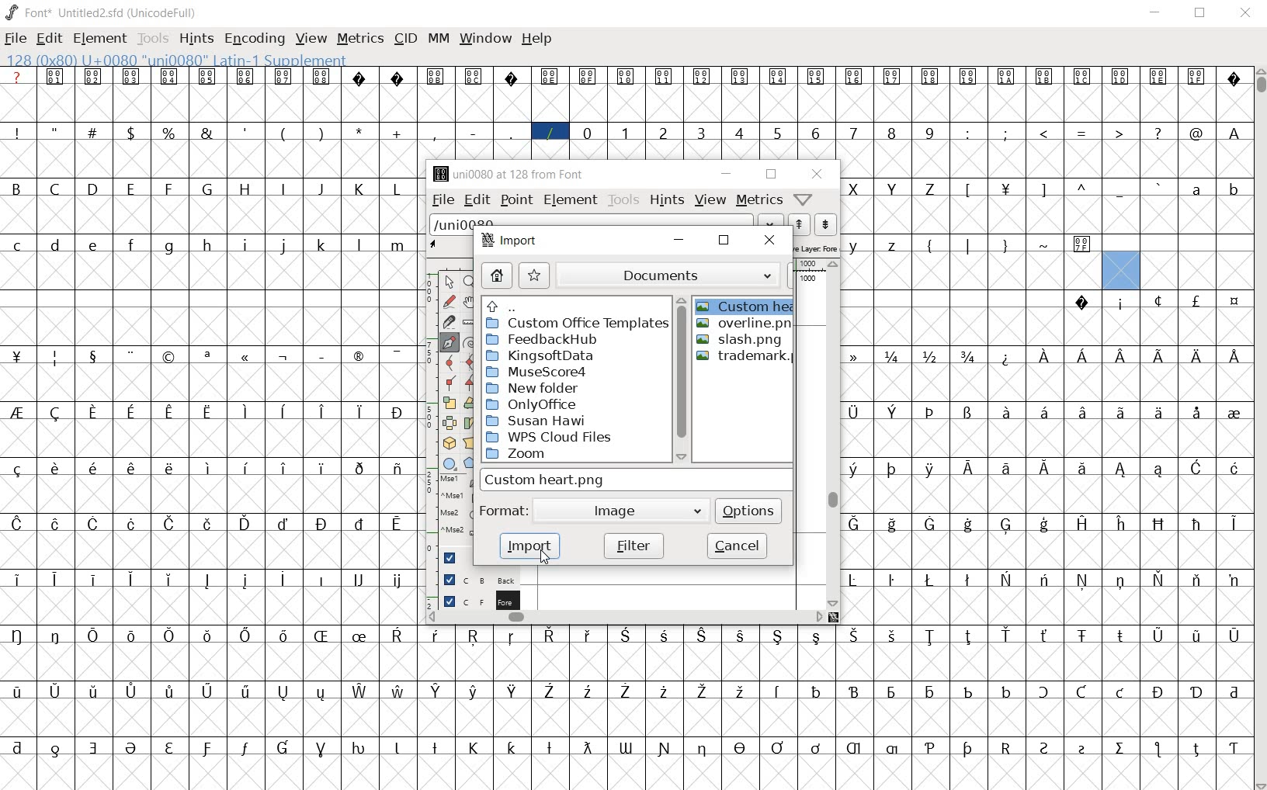  Describe the element at coordinates (1007, 526) in the screenshot. I see `glyph` at that location.